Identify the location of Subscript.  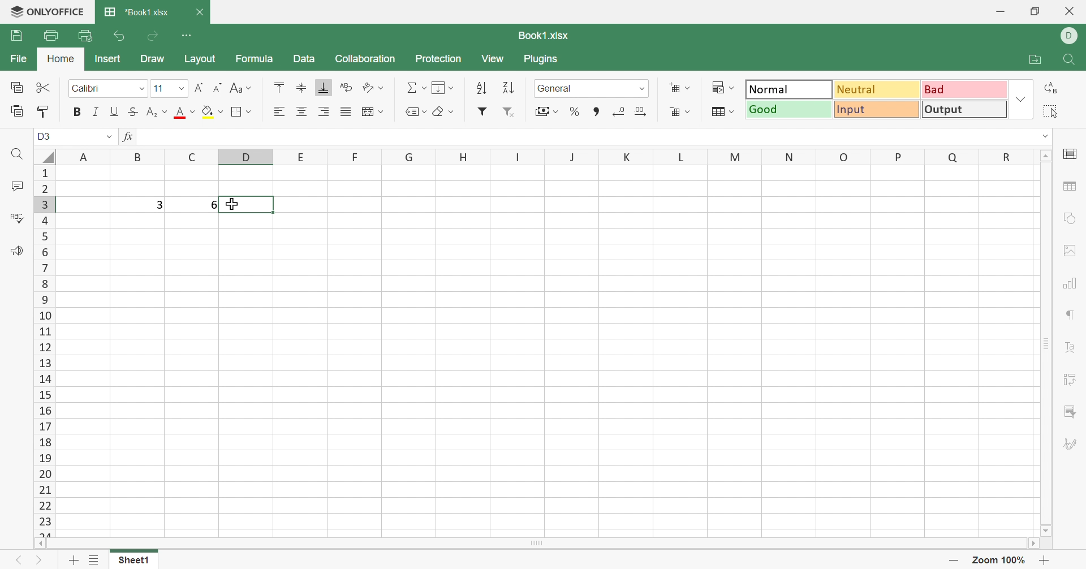
(158, 113).